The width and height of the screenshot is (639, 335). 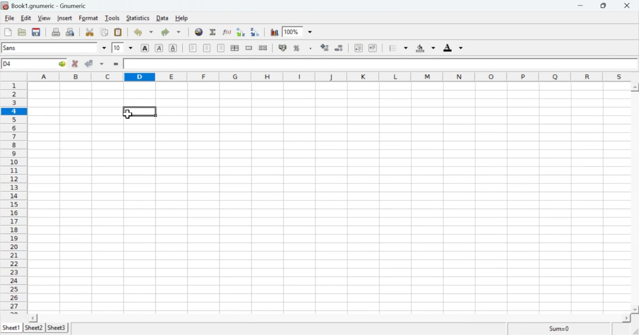 What do you see at coordinates (214, 32) in the screenshot?
I see `Sum` at bounding box center [214, 32].